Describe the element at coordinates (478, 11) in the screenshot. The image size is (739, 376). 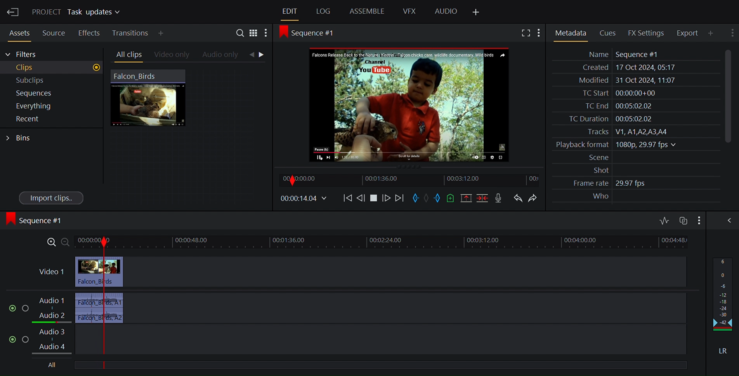
I see `Add Panel` at that location.